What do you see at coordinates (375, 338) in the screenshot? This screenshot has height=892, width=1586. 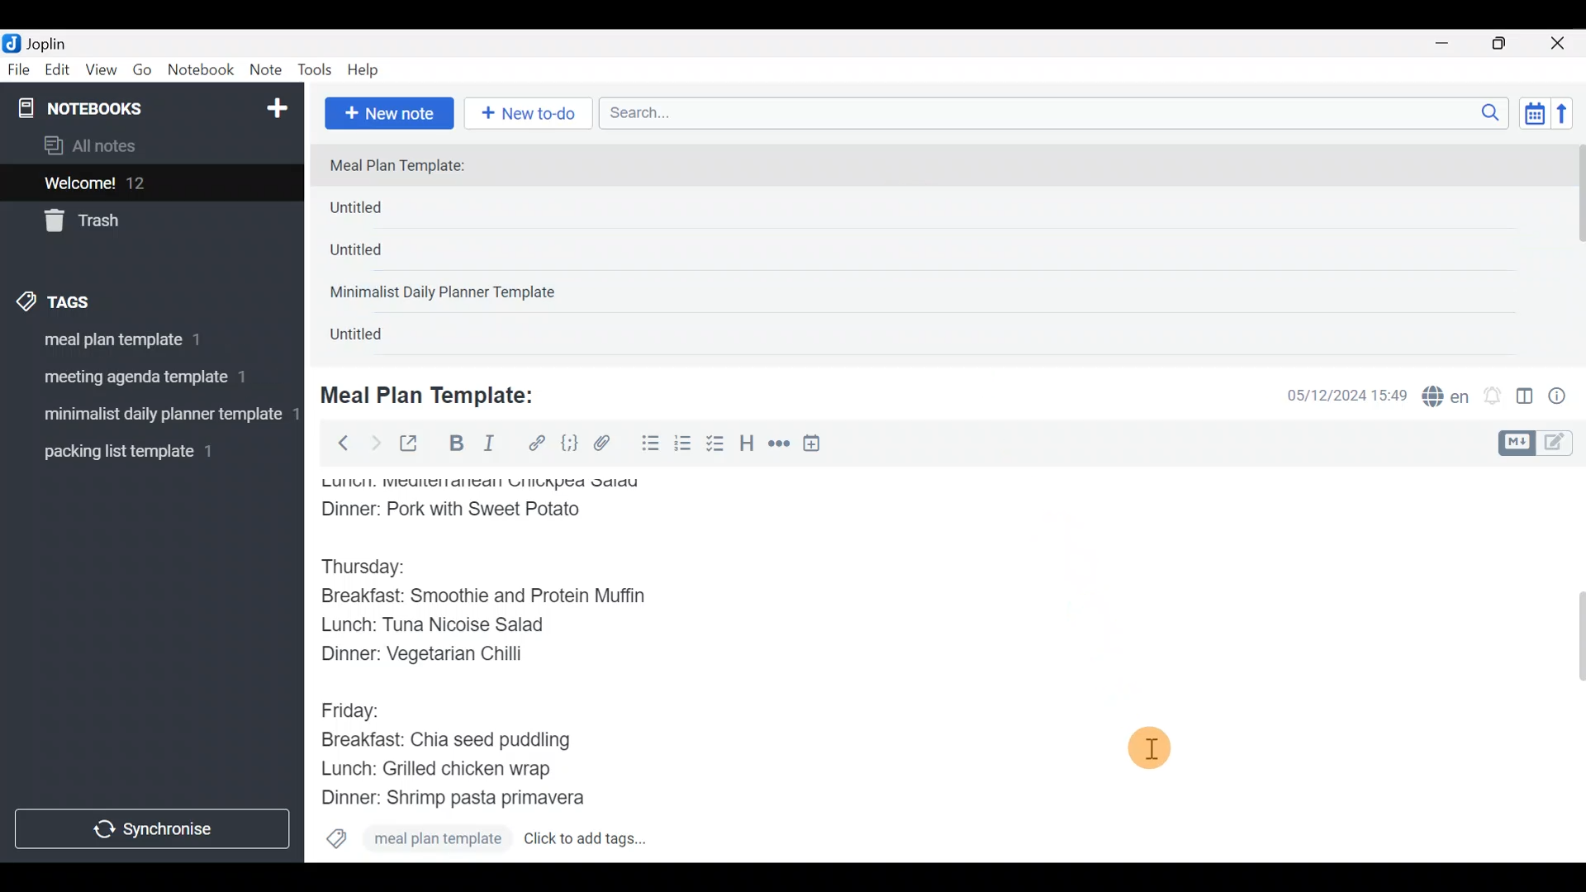 I see `Untitled` at bounding box center [375, 338].